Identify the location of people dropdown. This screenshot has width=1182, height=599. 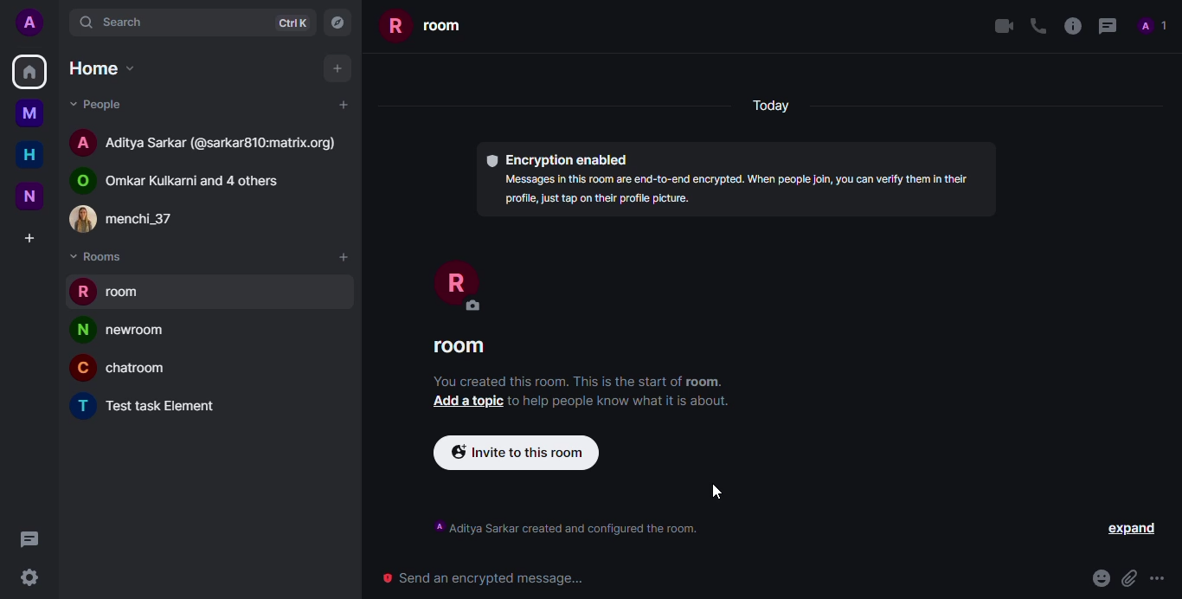
(105, 104).